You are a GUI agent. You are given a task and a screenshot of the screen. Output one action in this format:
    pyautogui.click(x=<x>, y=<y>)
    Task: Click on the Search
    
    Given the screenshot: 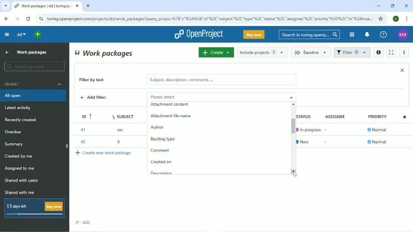 What is the action you would take?
    pyautogui.click(x=309, y=34)
    